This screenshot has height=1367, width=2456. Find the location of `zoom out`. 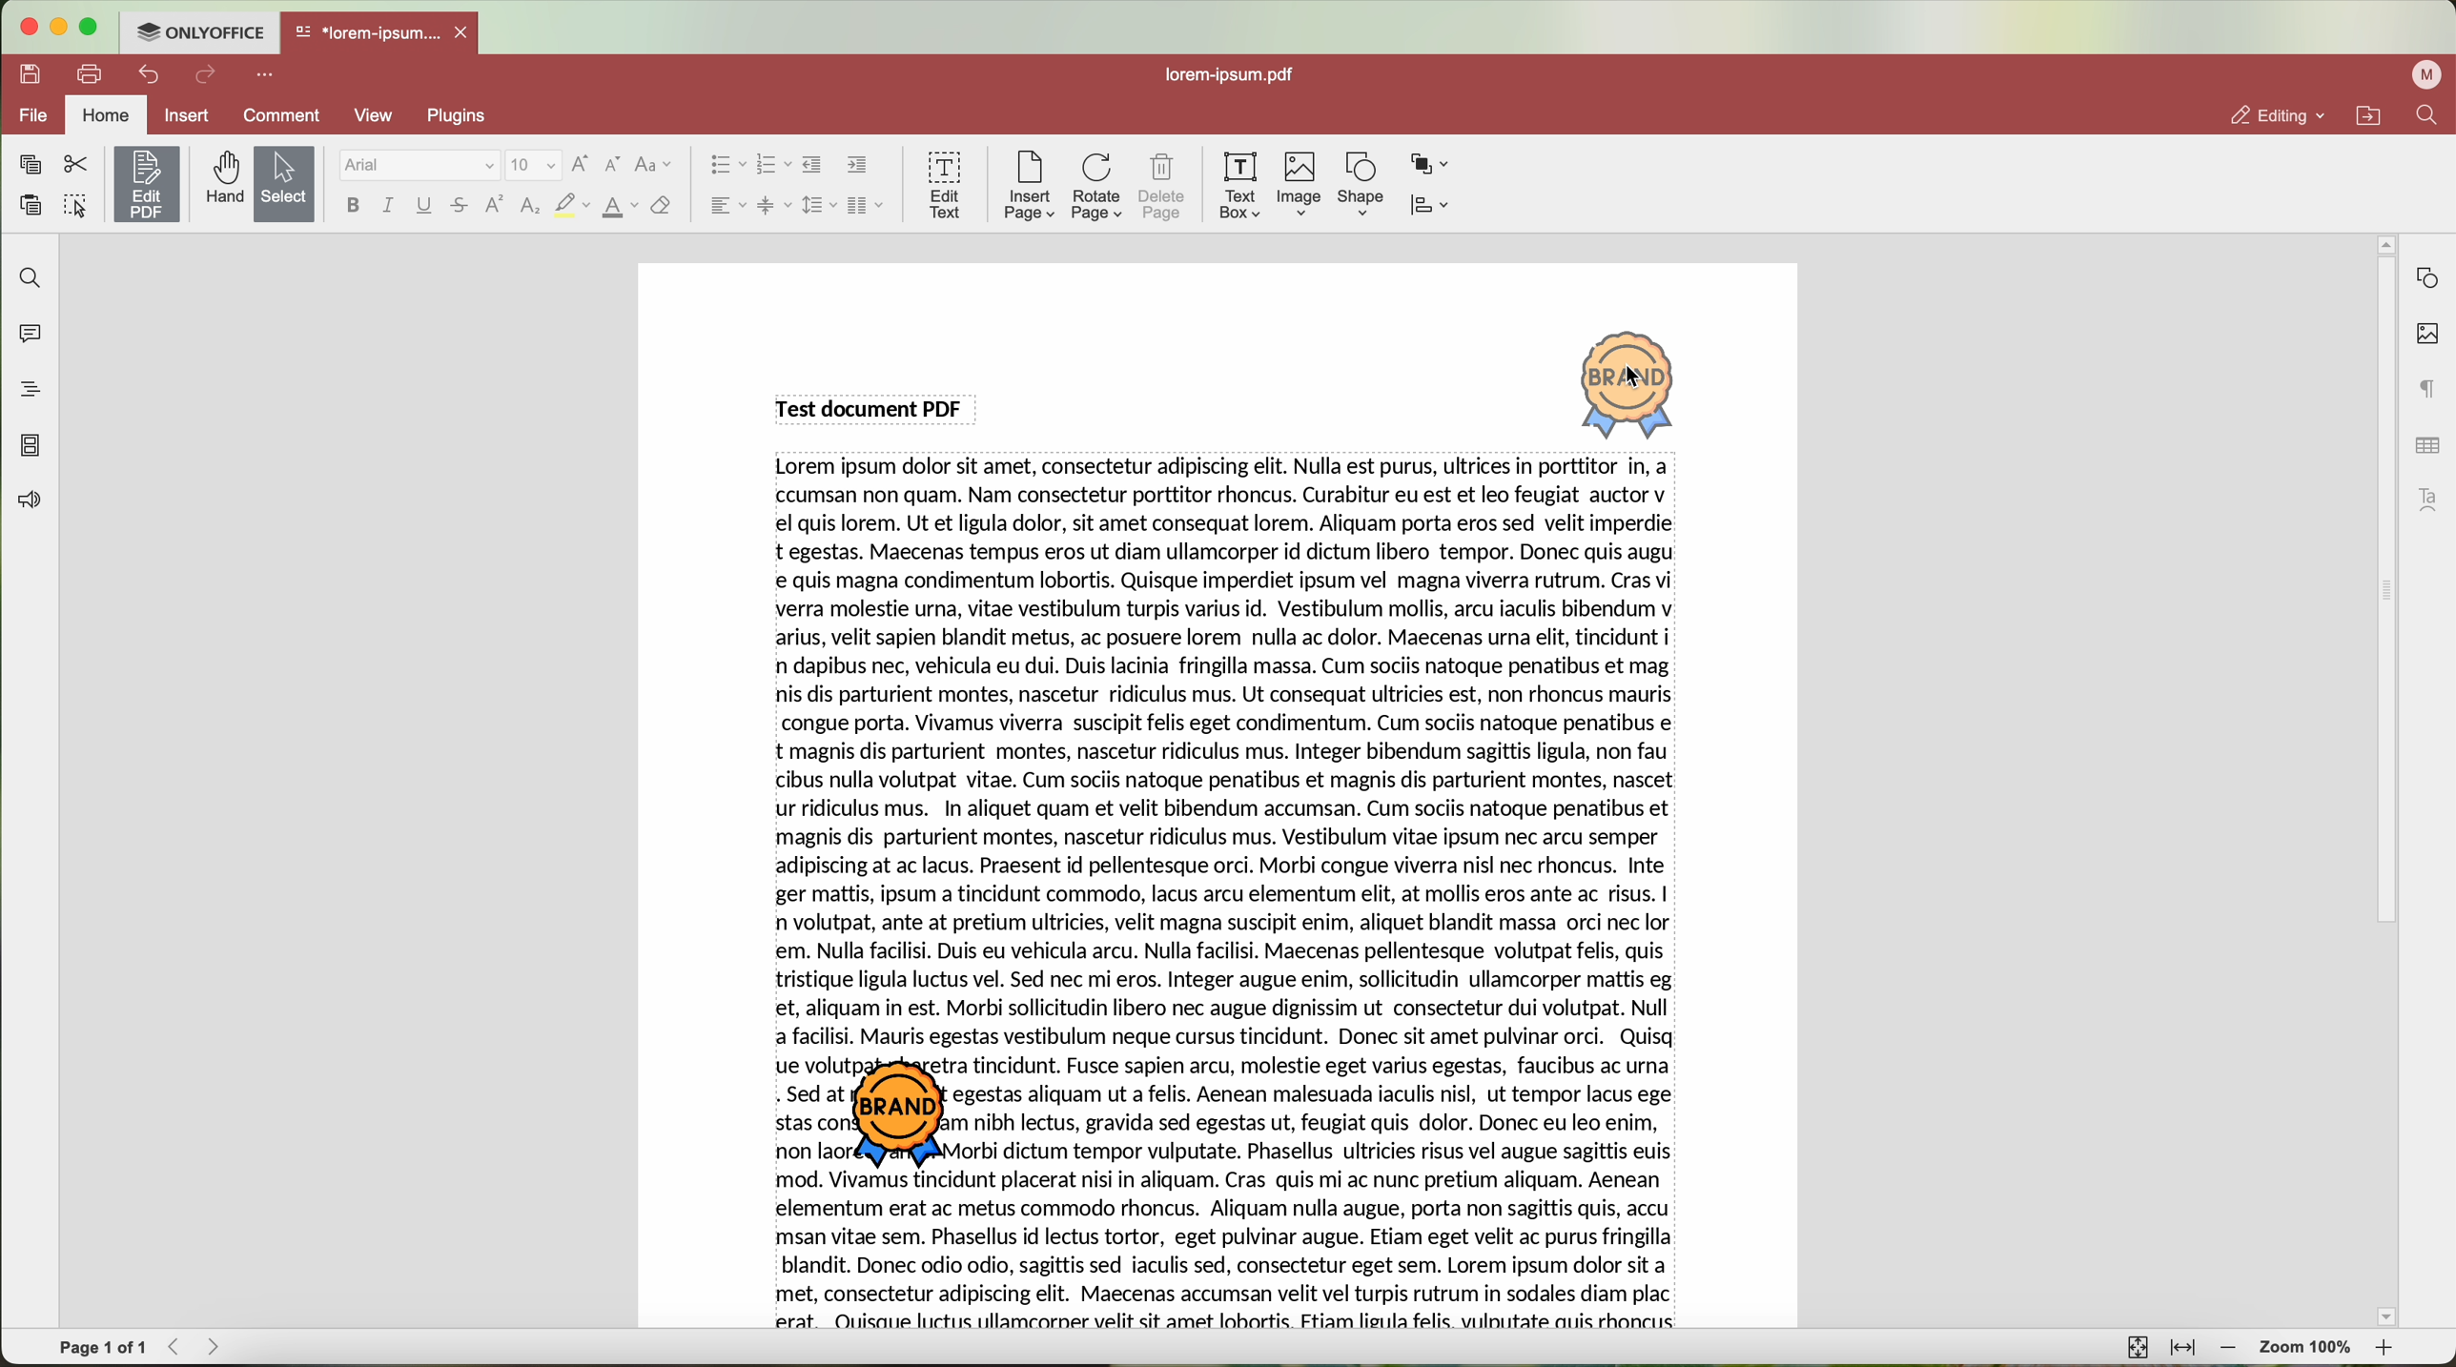

zoom out is located at coordinates (2229, 1348).